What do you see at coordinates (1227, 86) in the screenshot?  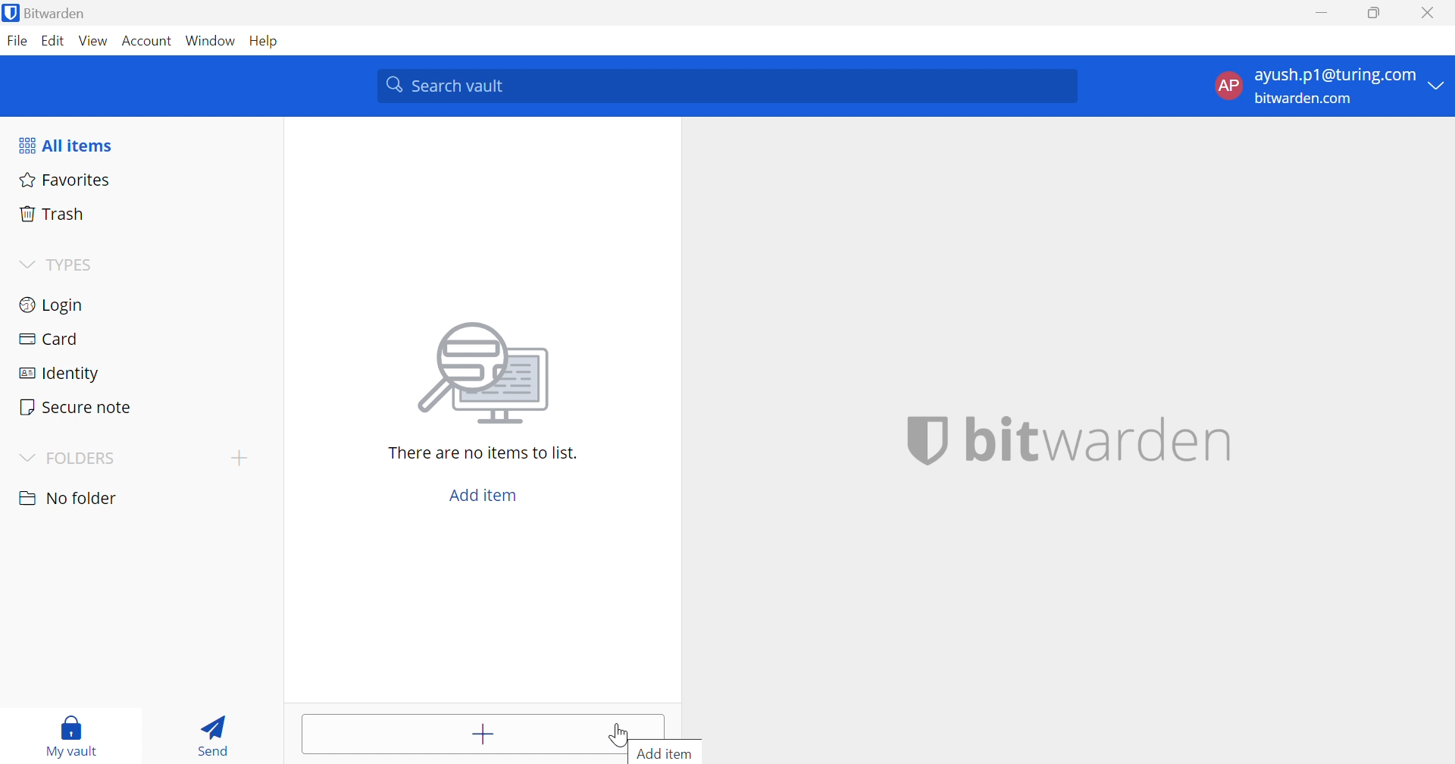 I see `AP` at bounding box center [1227, 86].